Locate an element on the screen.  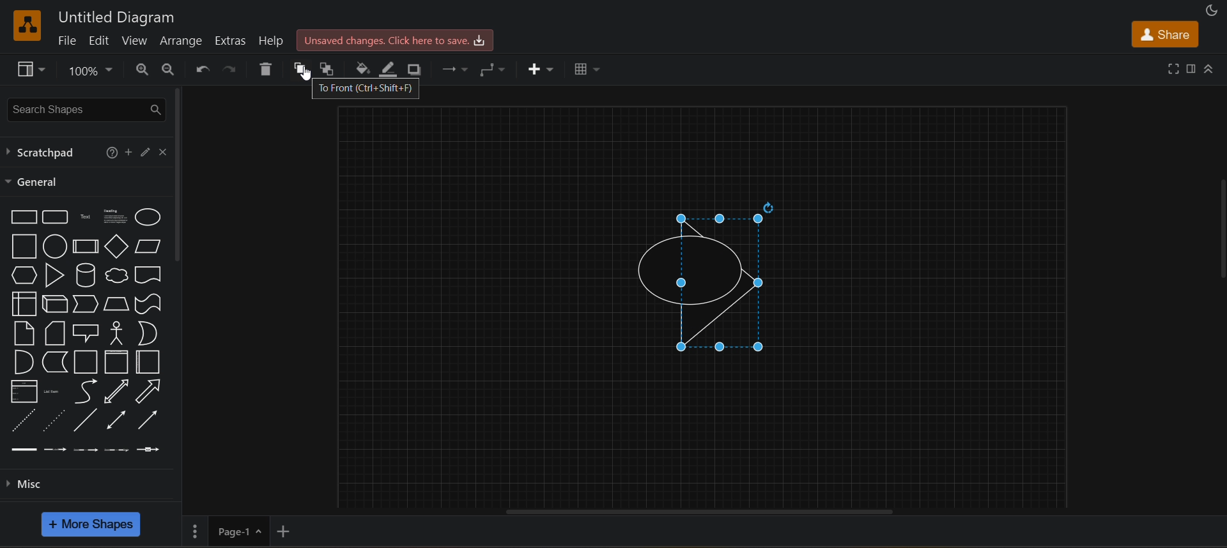
delete is located at coordinates (265, 68).